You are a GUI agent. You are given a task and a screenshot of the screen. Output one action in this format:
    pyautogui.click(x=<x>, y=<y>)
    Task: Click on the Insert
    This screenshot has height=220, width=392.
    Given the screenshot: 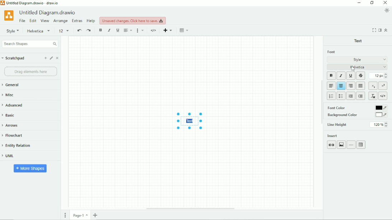 What is the action you would take?
    pyautogui.click(x=333, y=135)
    